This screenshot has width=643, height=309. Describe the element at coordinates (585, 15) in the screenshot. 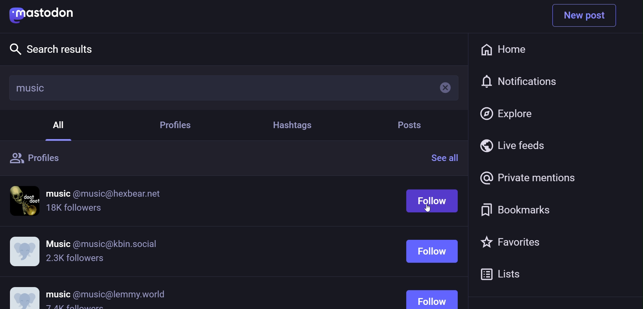

I see `new post` at that location.